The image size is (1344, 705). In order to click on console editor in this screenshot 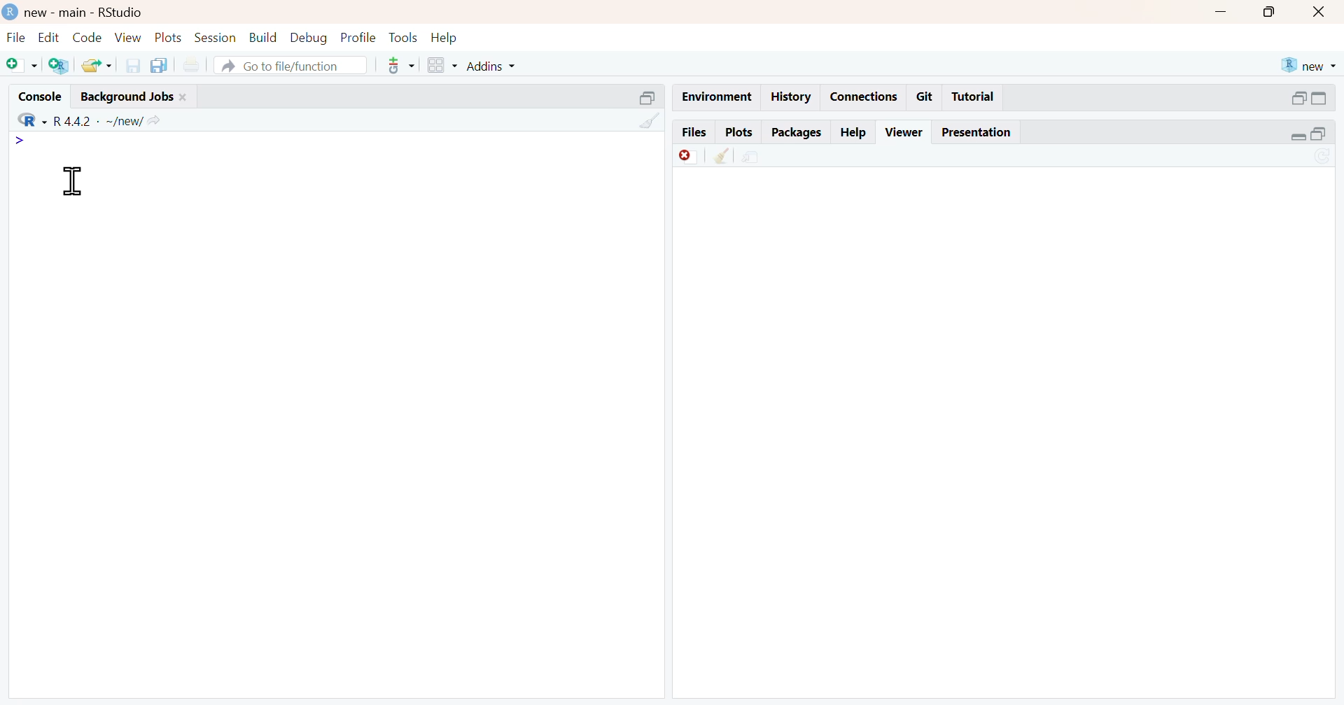, I will do `click(207, 158)`.